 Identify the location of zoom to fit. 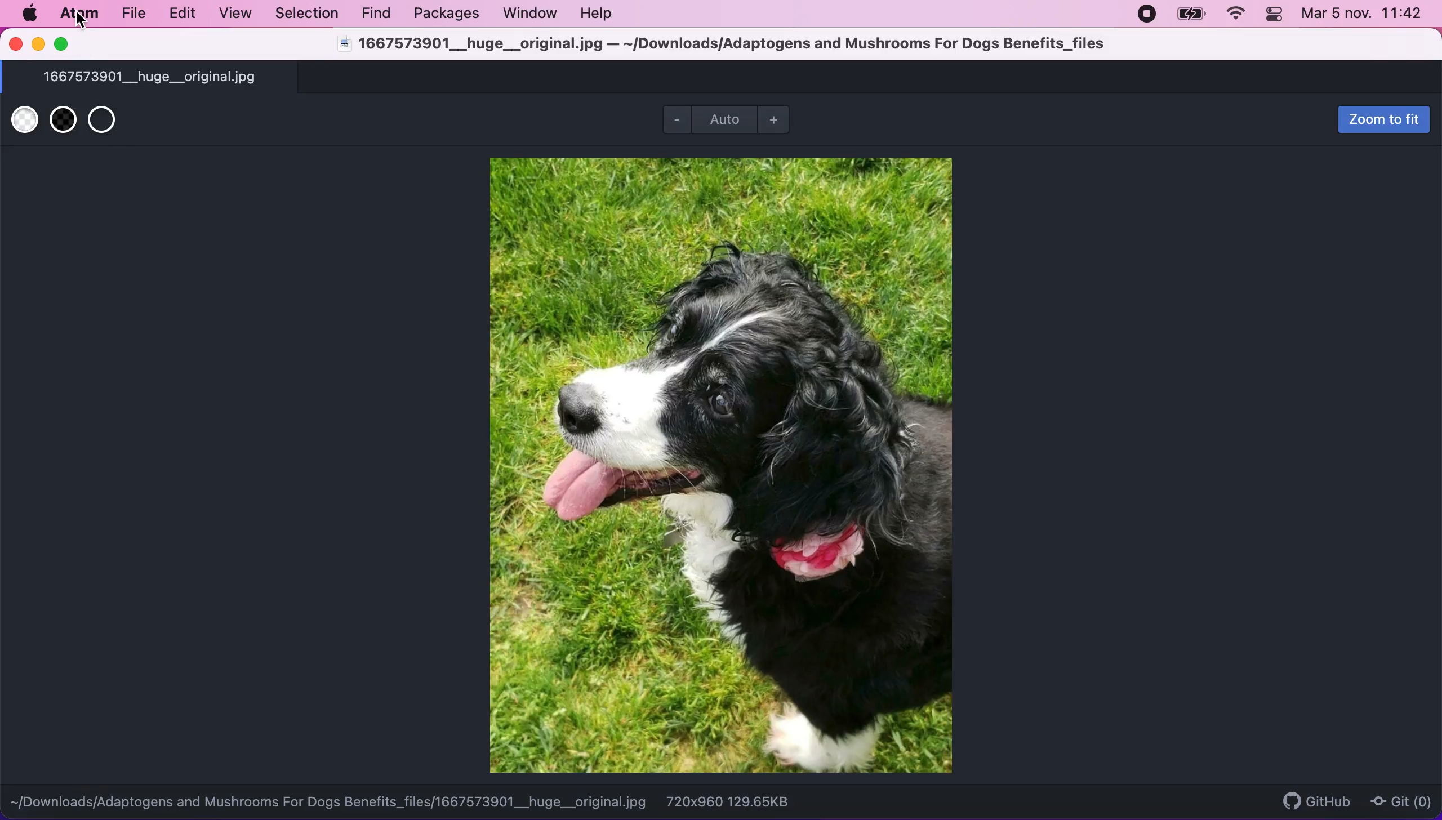
(1379, 123).